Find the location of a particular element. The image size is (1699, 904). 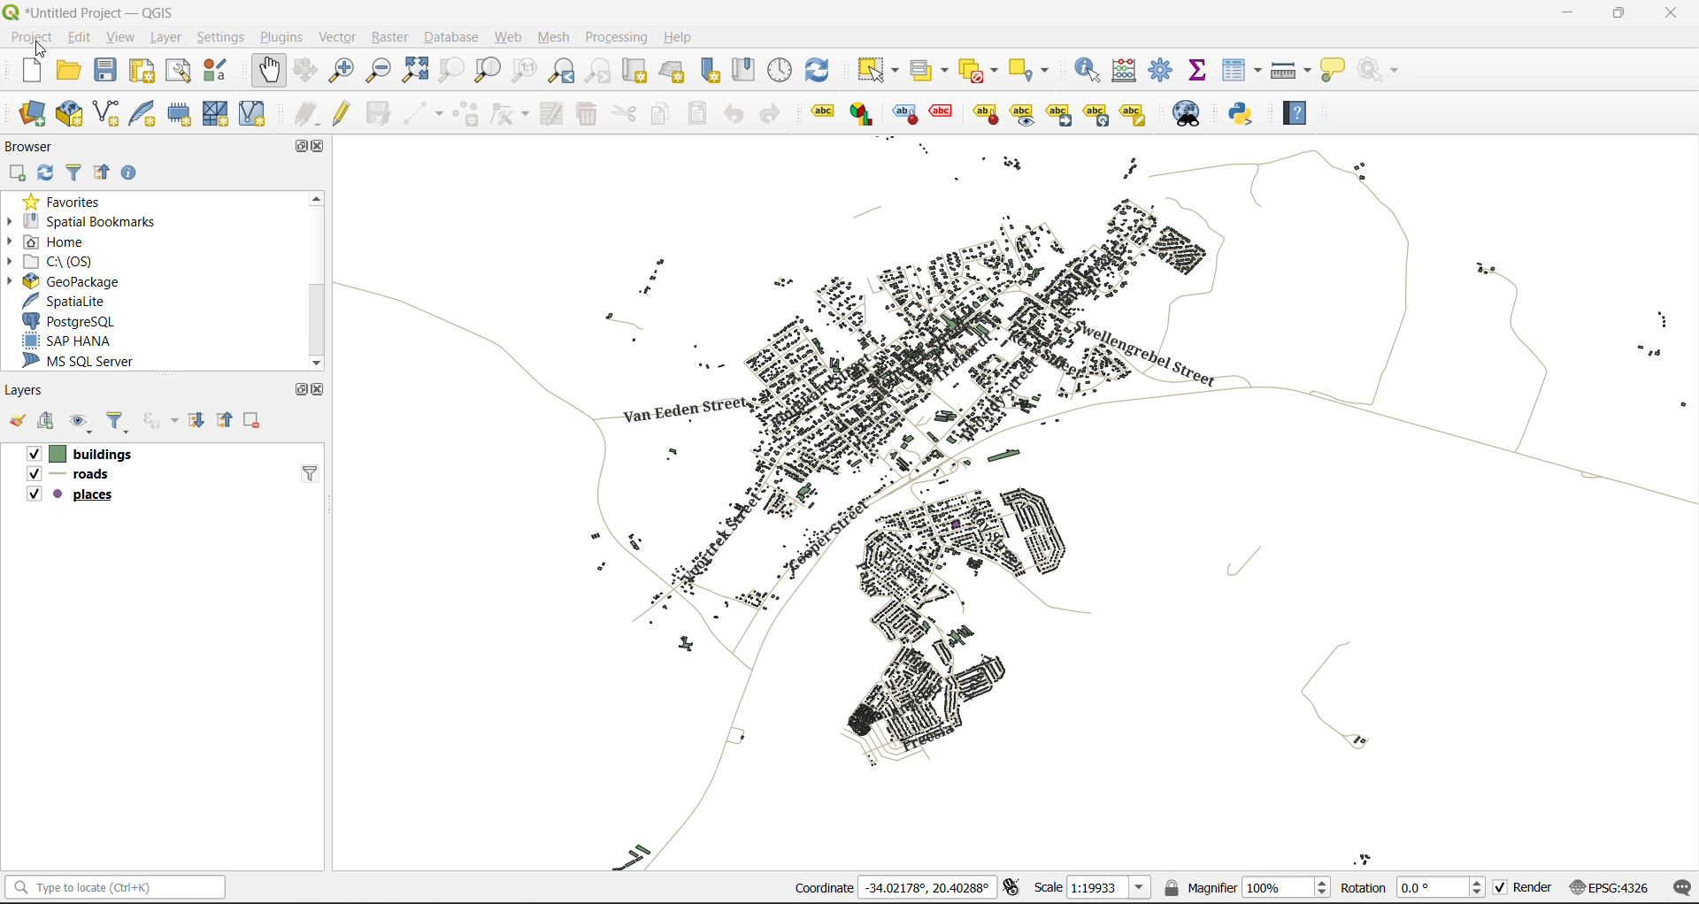

c\:os is located at coordinates (55, 262).